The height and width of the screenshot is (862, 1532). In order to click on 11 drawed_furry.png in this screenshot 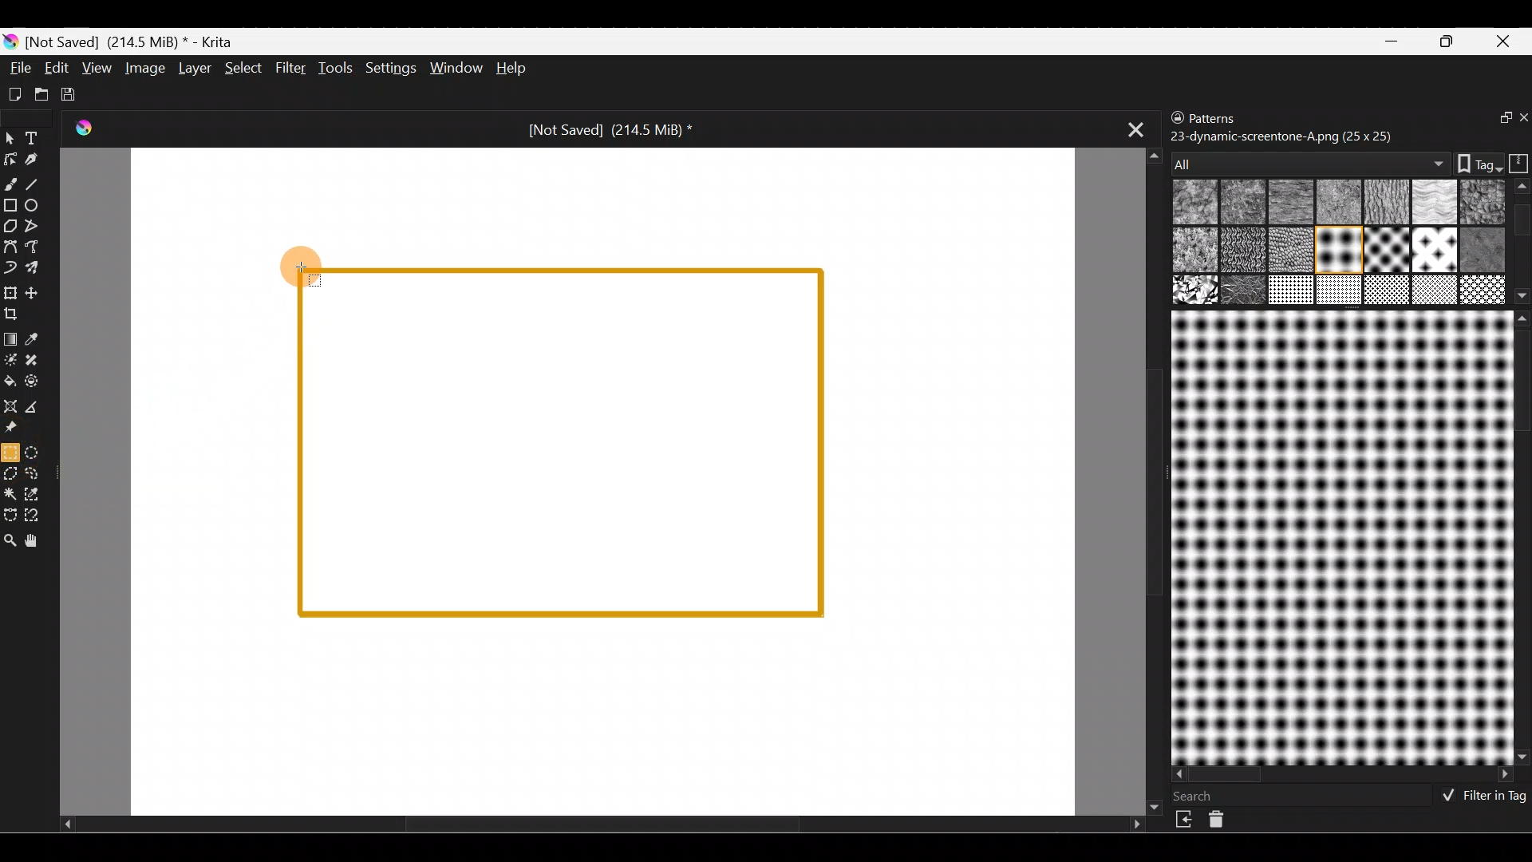, I will do `click(1383, 252)`.